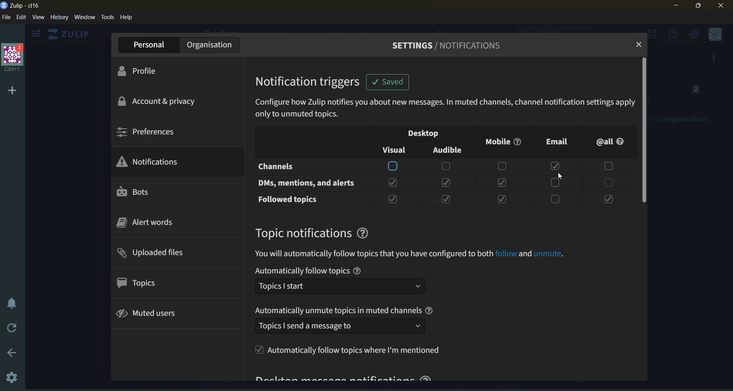 This screenshot has width=733, height=391. I want to click on text, so click(302, 271).